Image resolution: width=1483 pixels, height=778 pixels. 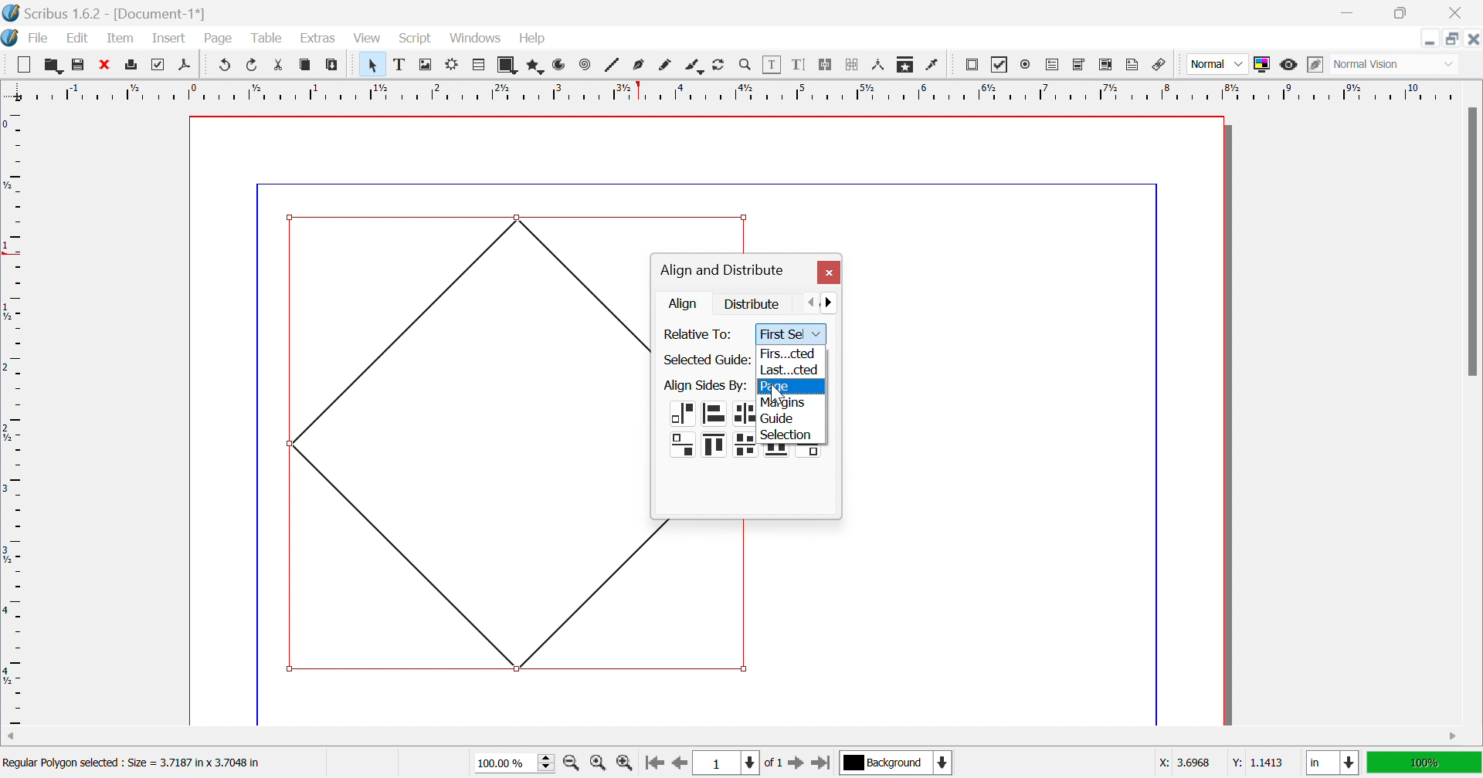 What do you see at coordinates (226, 65) in the screenshot?
I see `Undo` at bounding box center [226, 65].